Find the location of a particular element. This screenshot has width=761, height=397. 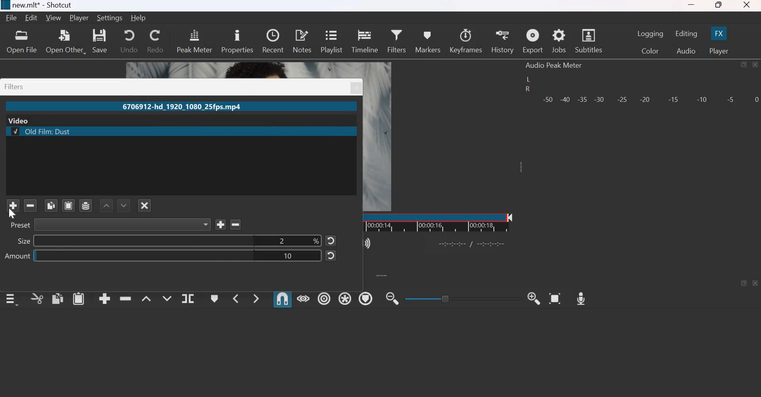

dropdown is located at coordinates (205, 224).